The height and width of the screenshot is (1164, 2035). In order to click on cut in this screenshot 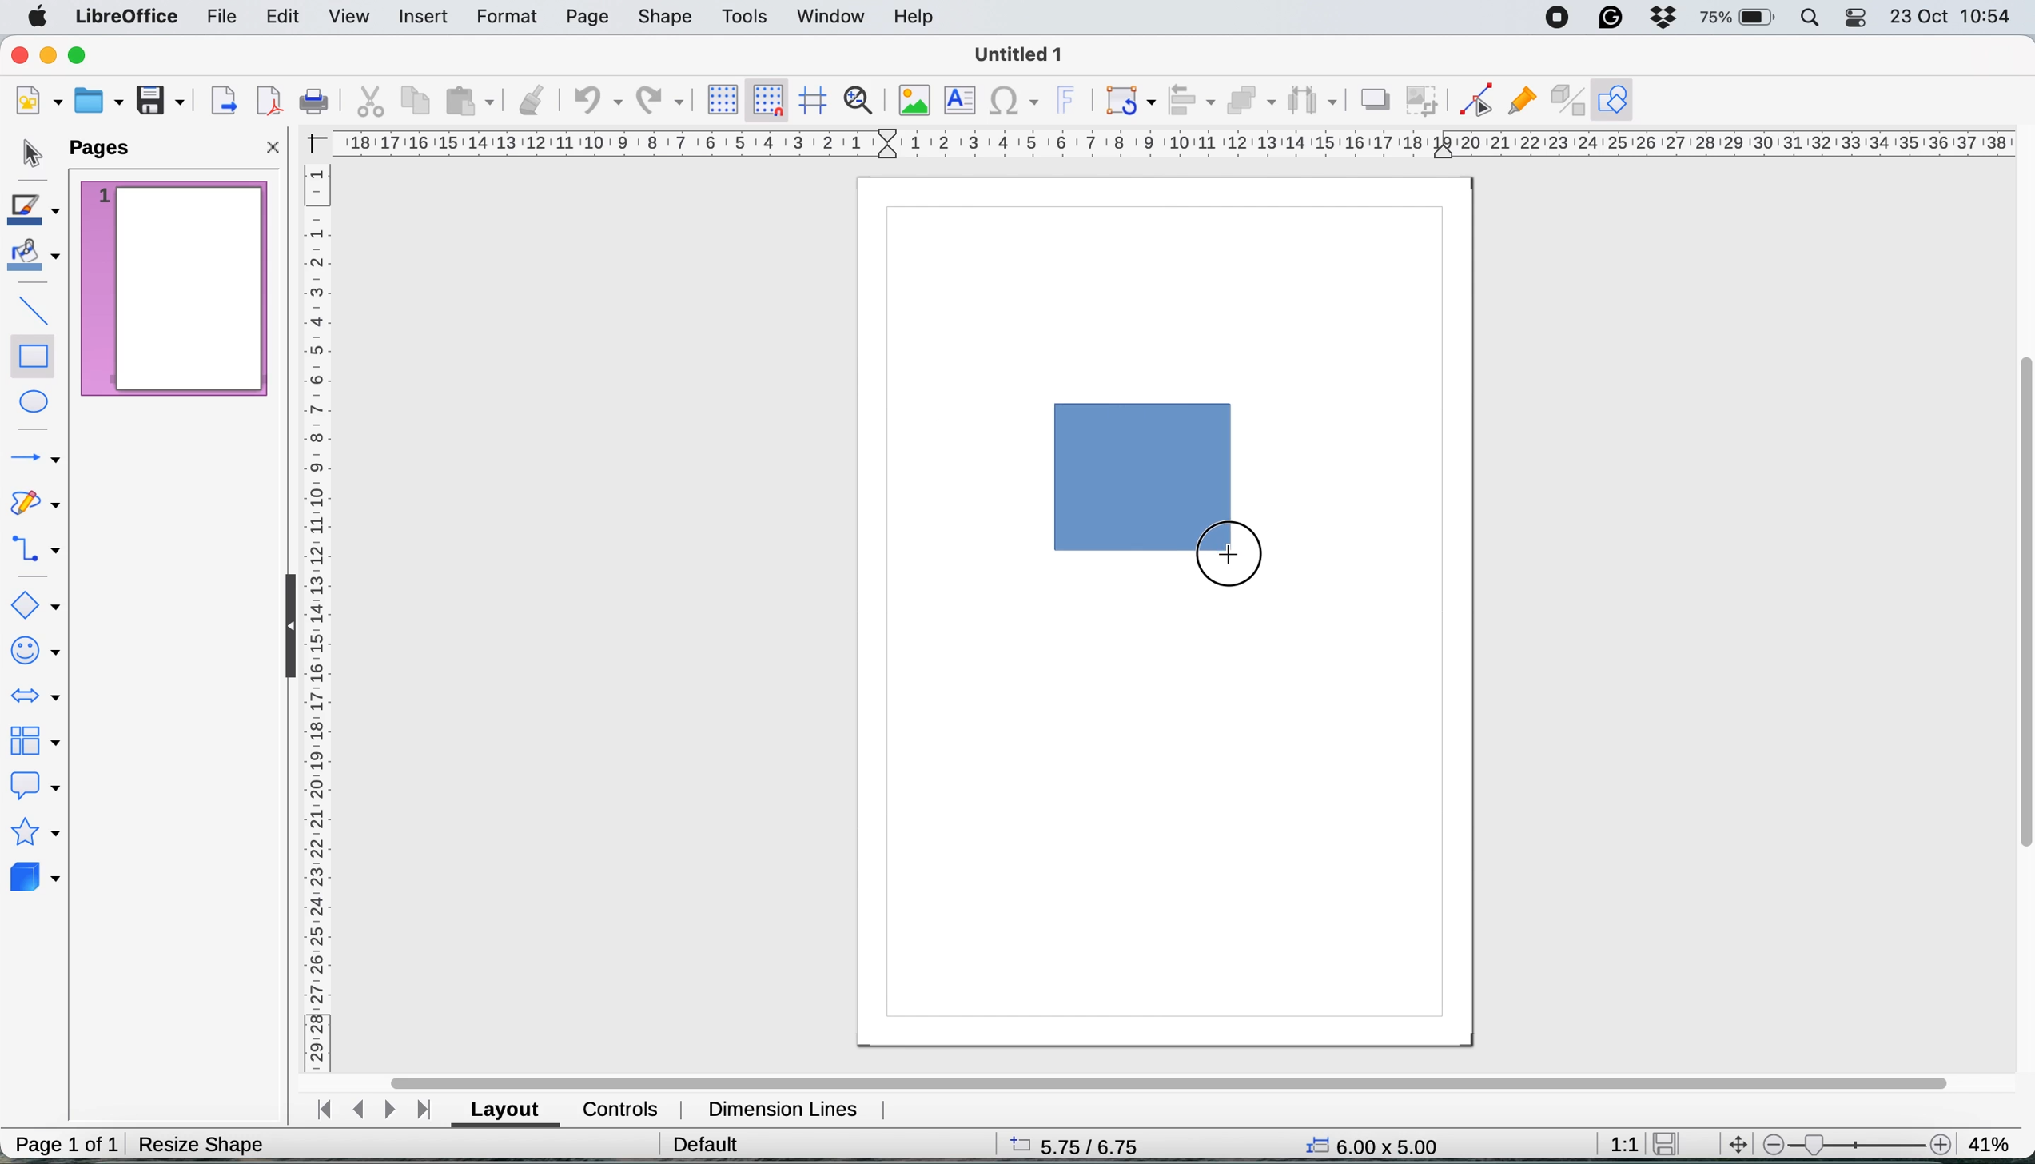, I will do `click(368, 101)`.